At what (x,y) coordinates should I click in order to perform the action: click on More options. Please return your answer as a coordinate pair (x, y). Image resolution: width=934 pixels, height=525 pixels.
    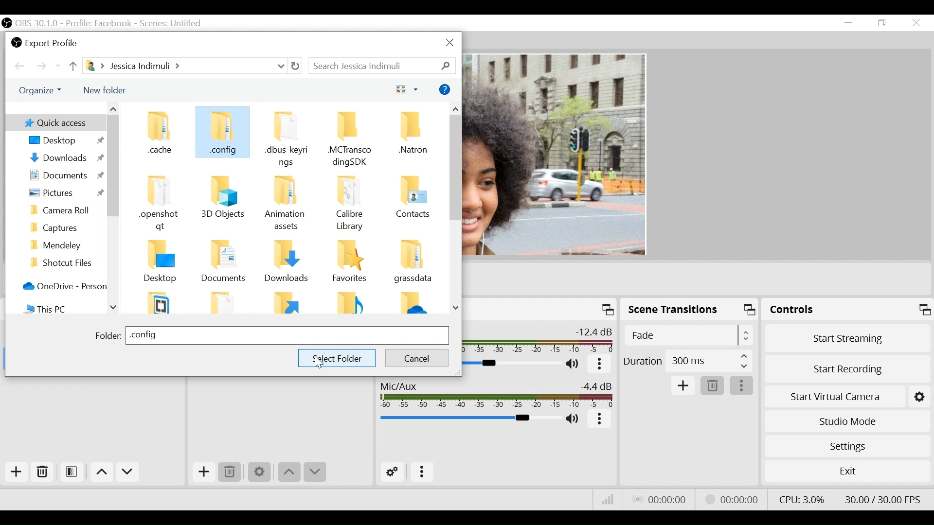
    Looking at the image, I should click on (600, 420).